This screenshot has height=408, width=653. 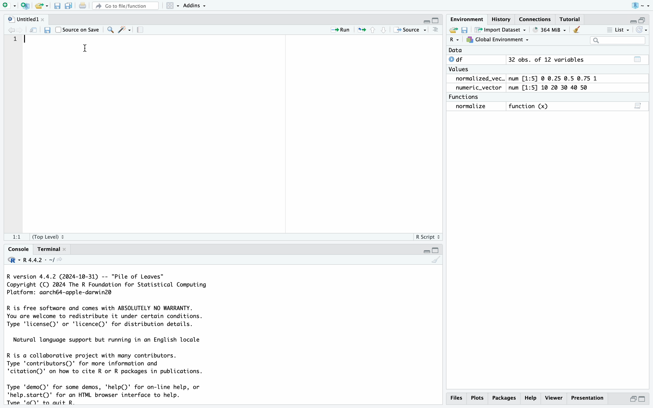 I want to click on Code, so click(x=111, y=338).